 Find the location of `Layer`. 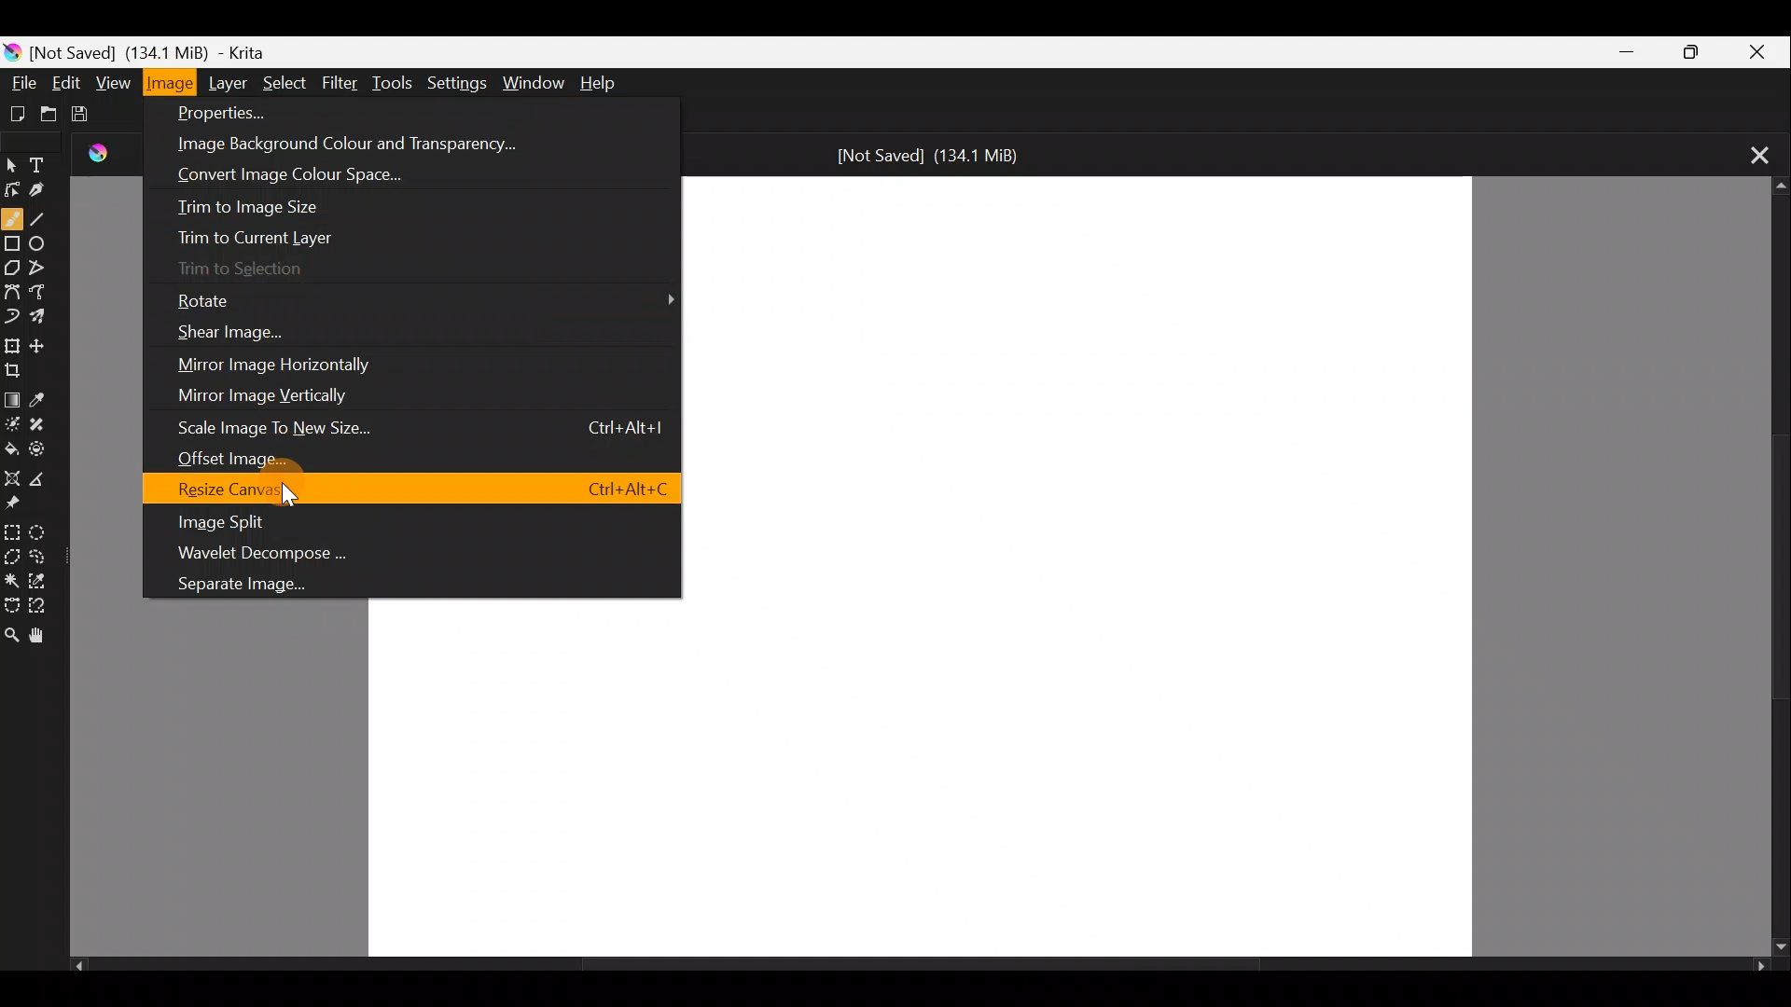

Layer is located at coordinates (229, 82).